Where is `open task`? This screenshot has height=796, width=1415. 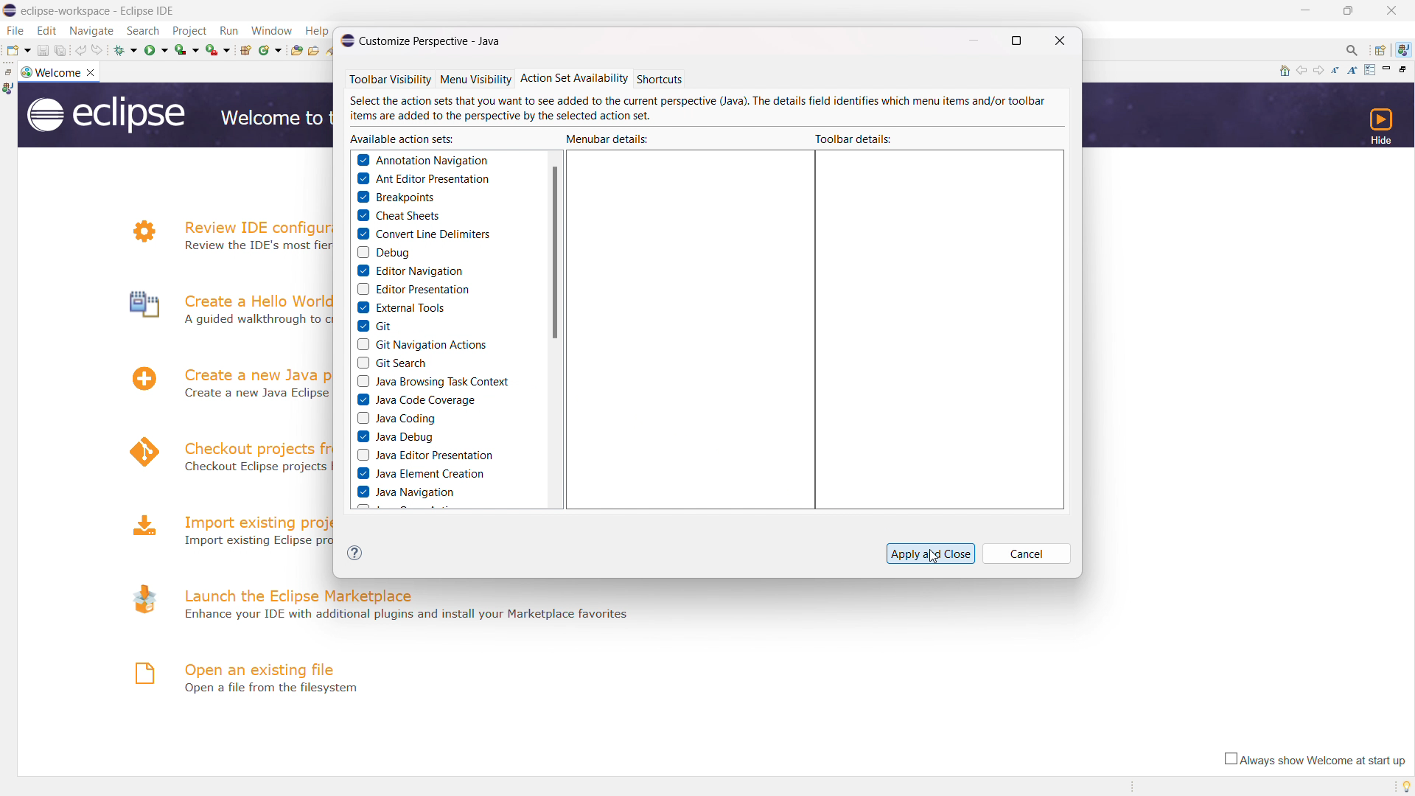 open task is located at coordinates (313, 51).